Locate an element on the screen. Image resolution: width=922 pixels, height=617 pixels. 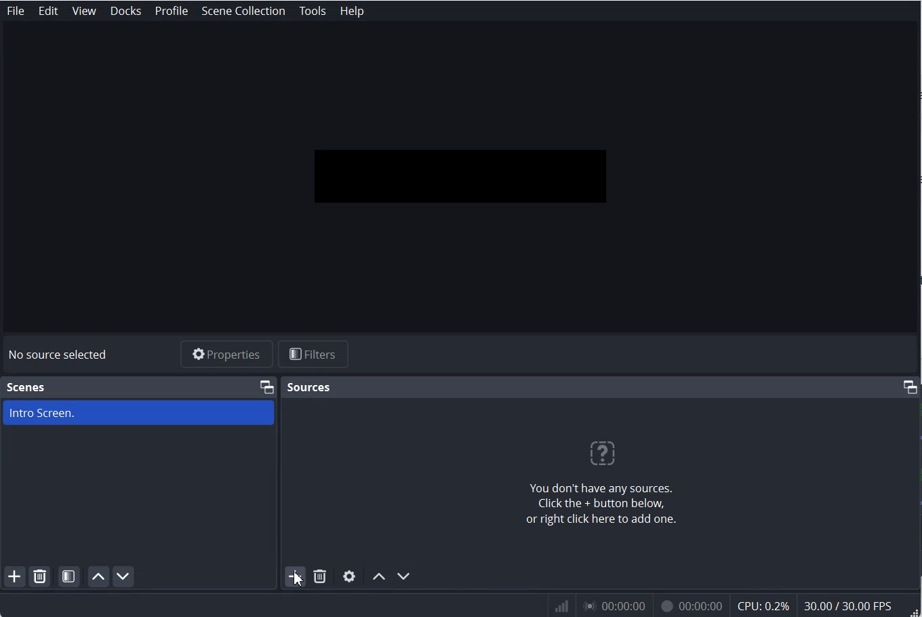
Tools is located at coordinates (313, 11).